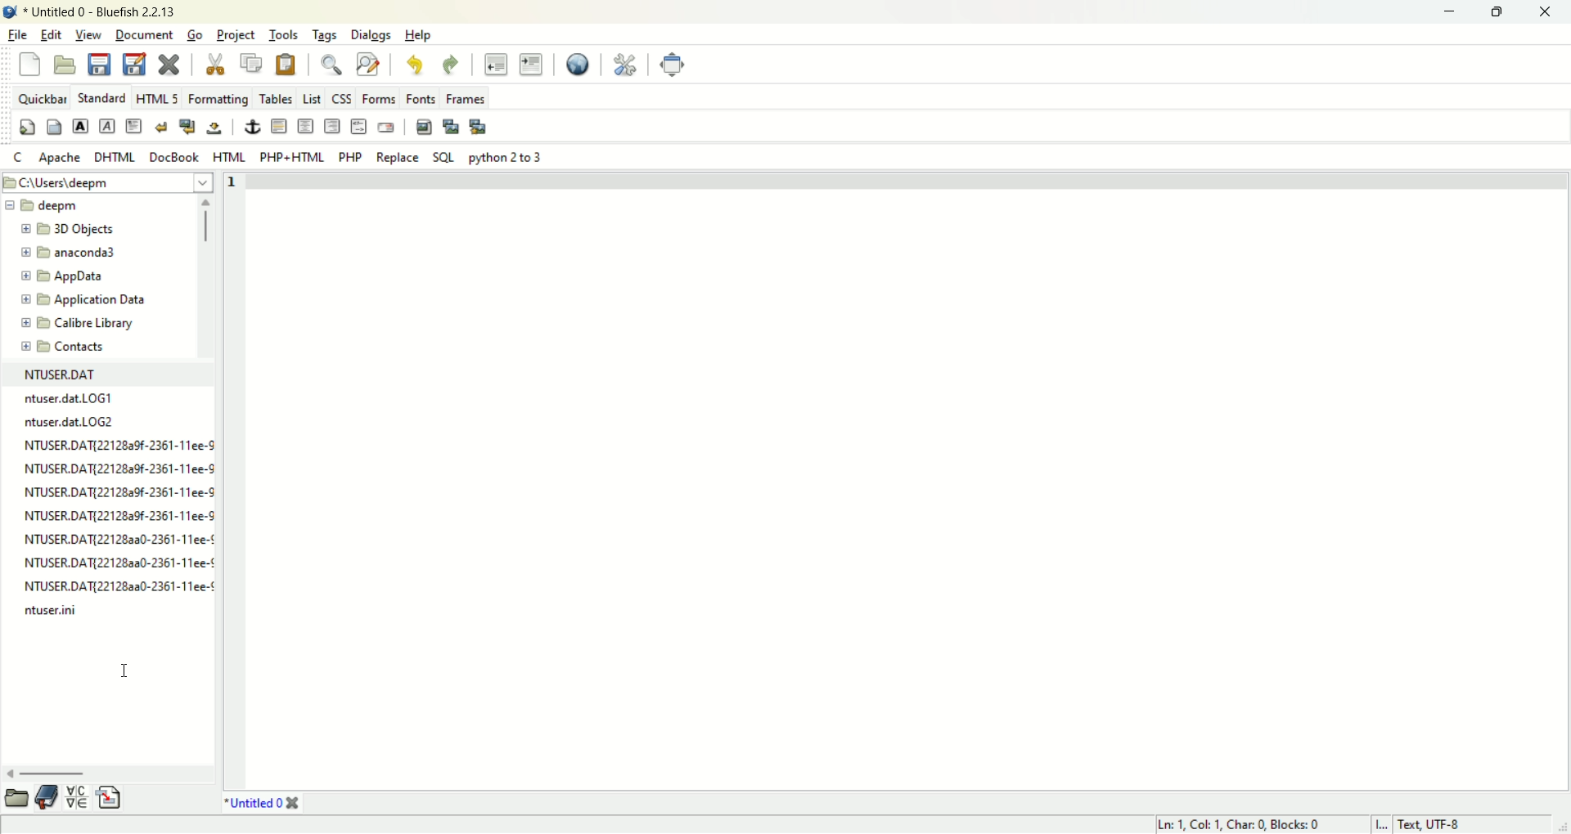  What do you see at coordinates (450, 64) in the screenshot?
I see `redo` at bounding box center [450, 64].